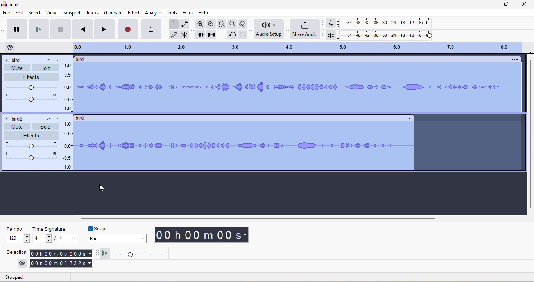  Describe the element at coordinates (15, 126) in the screenshot. I see `mute` at that location.